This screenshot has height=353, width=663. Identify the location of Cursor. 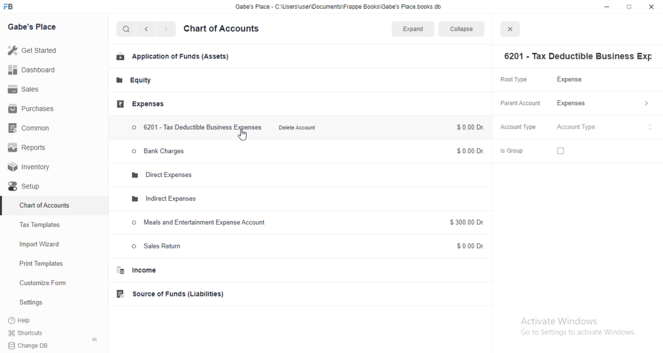
(240, 133).